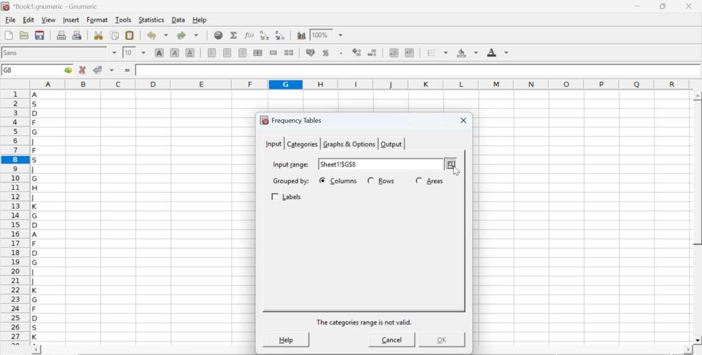 This screenshot has height=355, width=702. Describe the element at coordinates (290, 181) in the screenshot. I see `grouped by:` at that location.